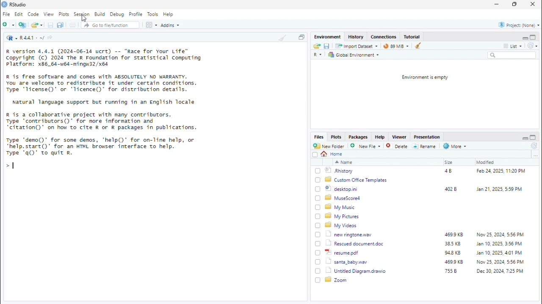 The image size is (542, 304). I want to click on clean, so click(419, 45).